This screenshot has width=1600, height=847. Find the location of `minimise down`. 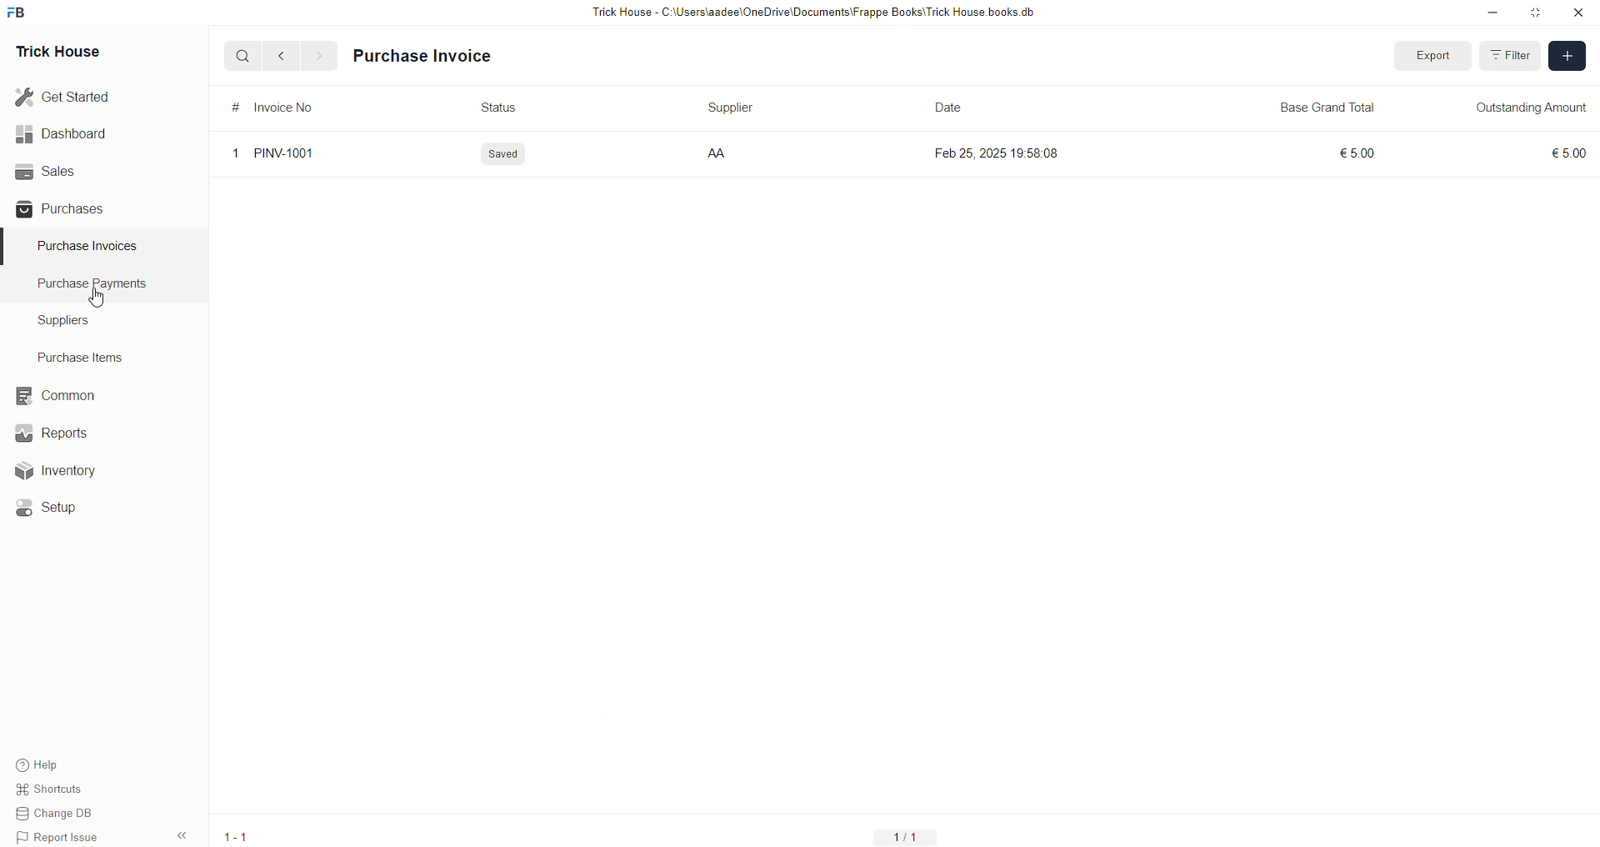

minimise down is located at coordinates (1490, 13).